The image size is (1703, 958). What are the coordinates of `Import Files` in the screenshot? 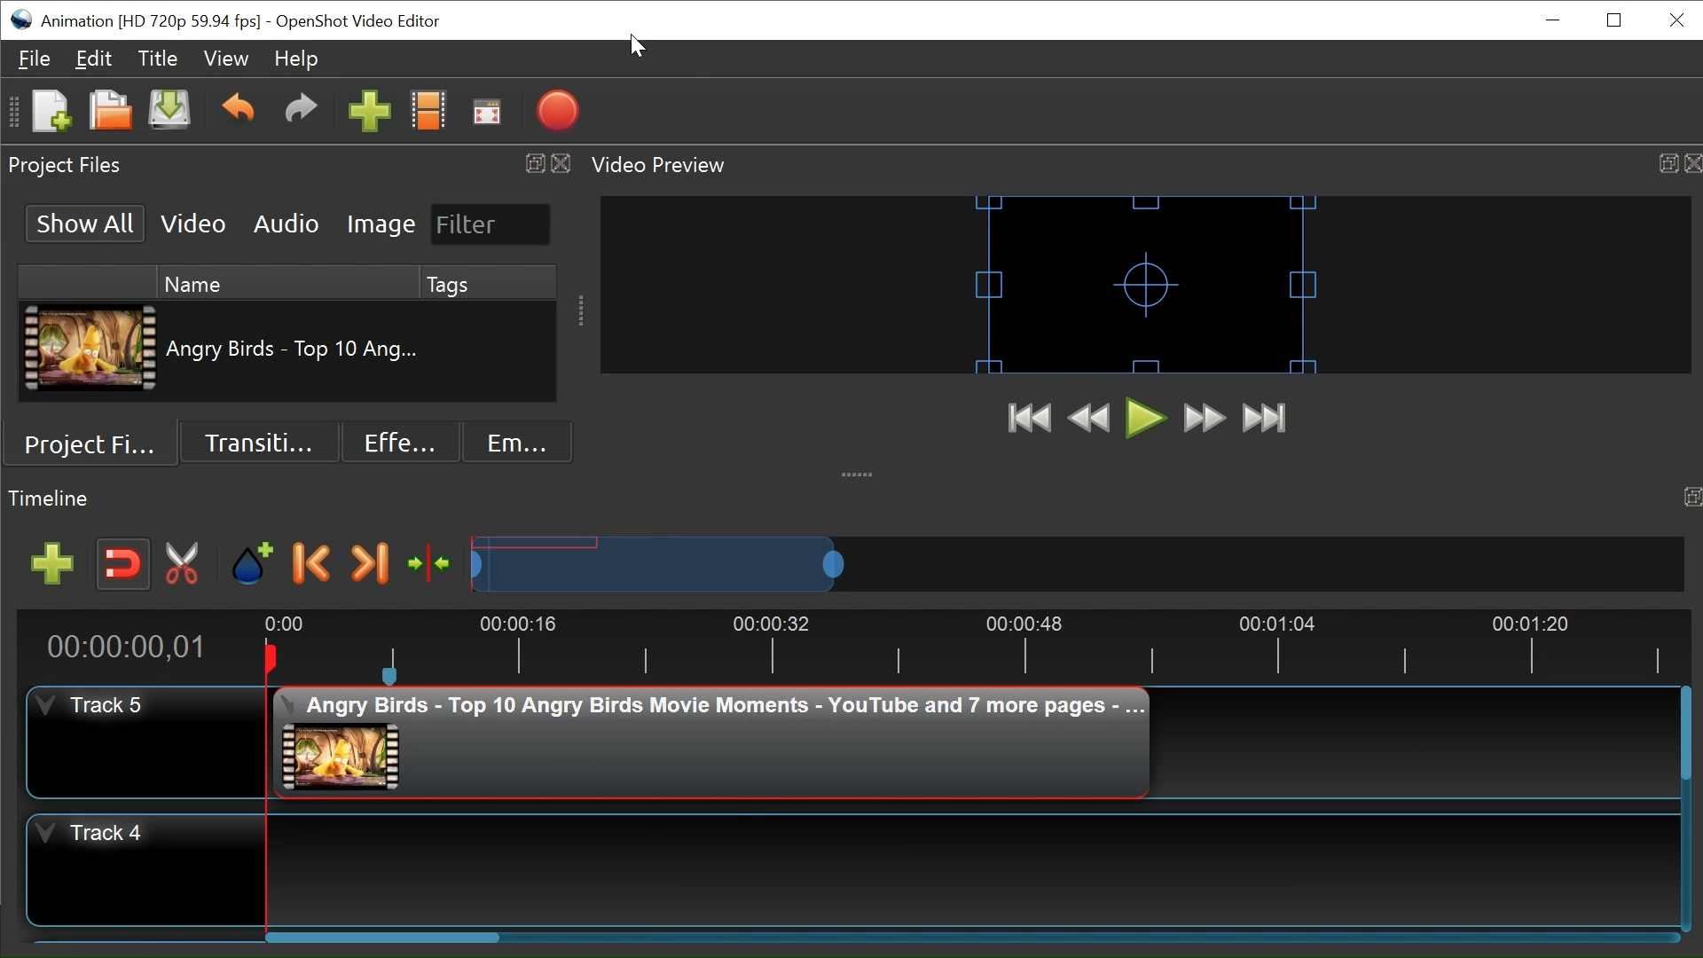 It's located at (370, 114).